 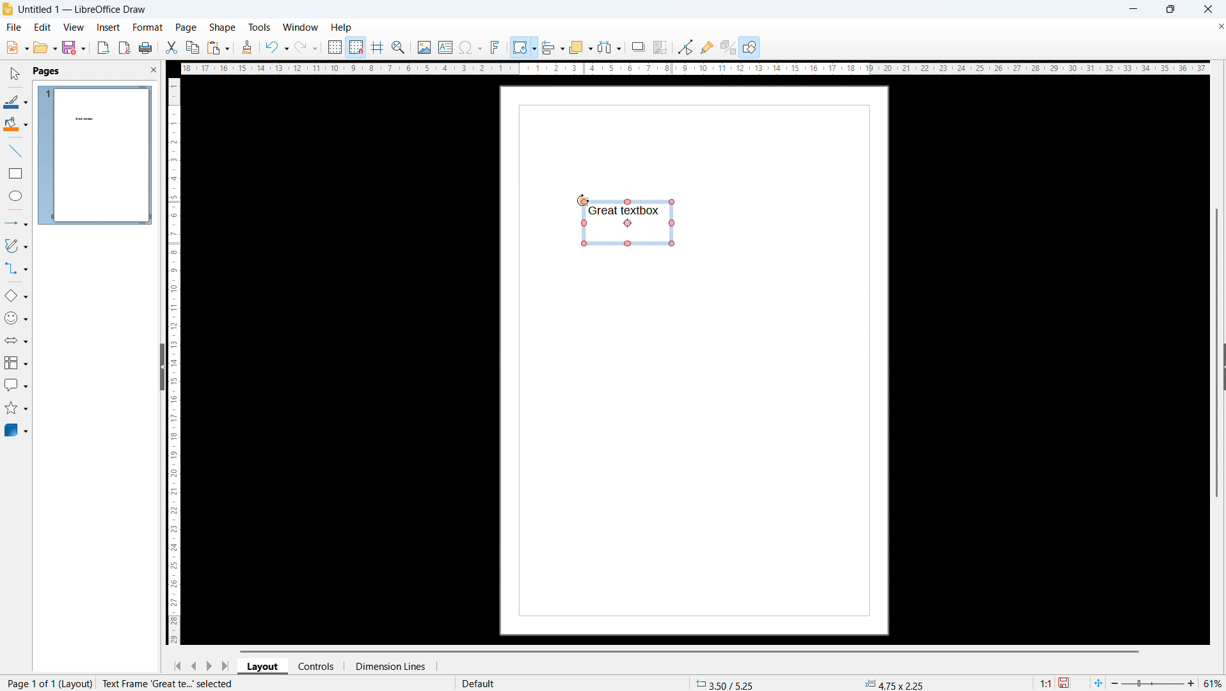 I want to click on toggle point edit mode, so click(x=686, y=47).